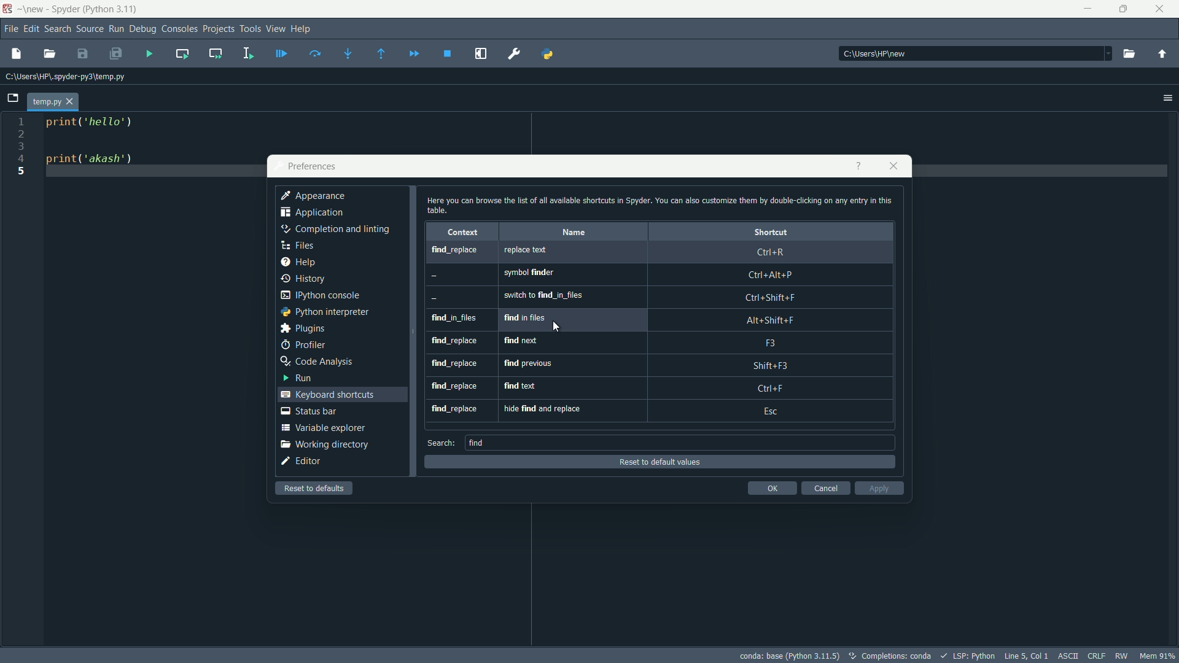  I want to click on continue execution untill next function, so click(383, 55).